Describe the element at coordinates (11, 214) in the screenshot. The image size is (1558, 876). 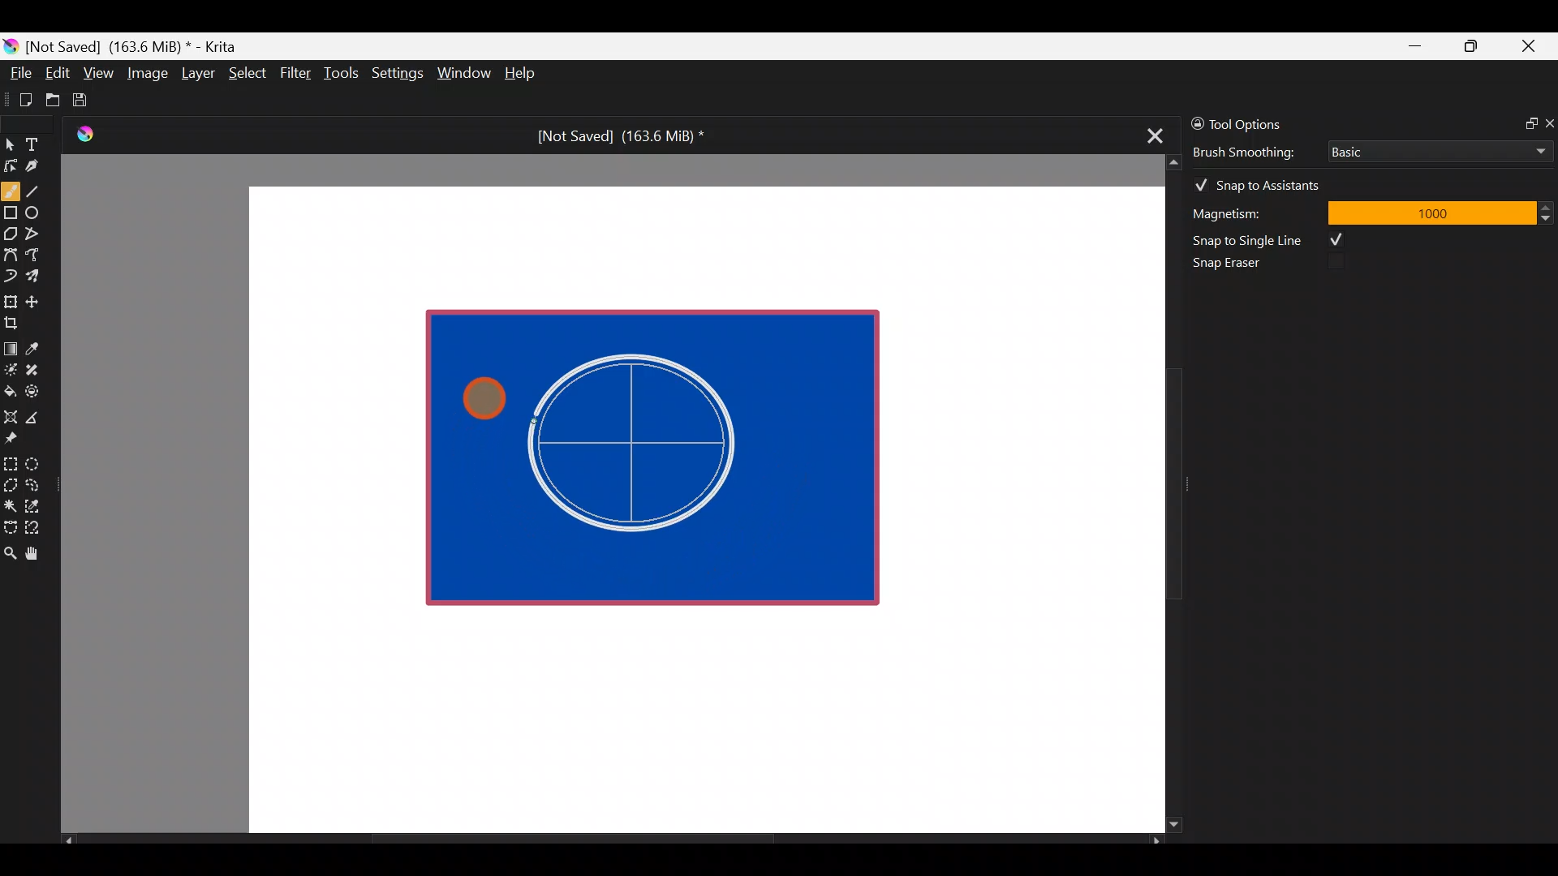
I see `Rectangle tool` at that location.